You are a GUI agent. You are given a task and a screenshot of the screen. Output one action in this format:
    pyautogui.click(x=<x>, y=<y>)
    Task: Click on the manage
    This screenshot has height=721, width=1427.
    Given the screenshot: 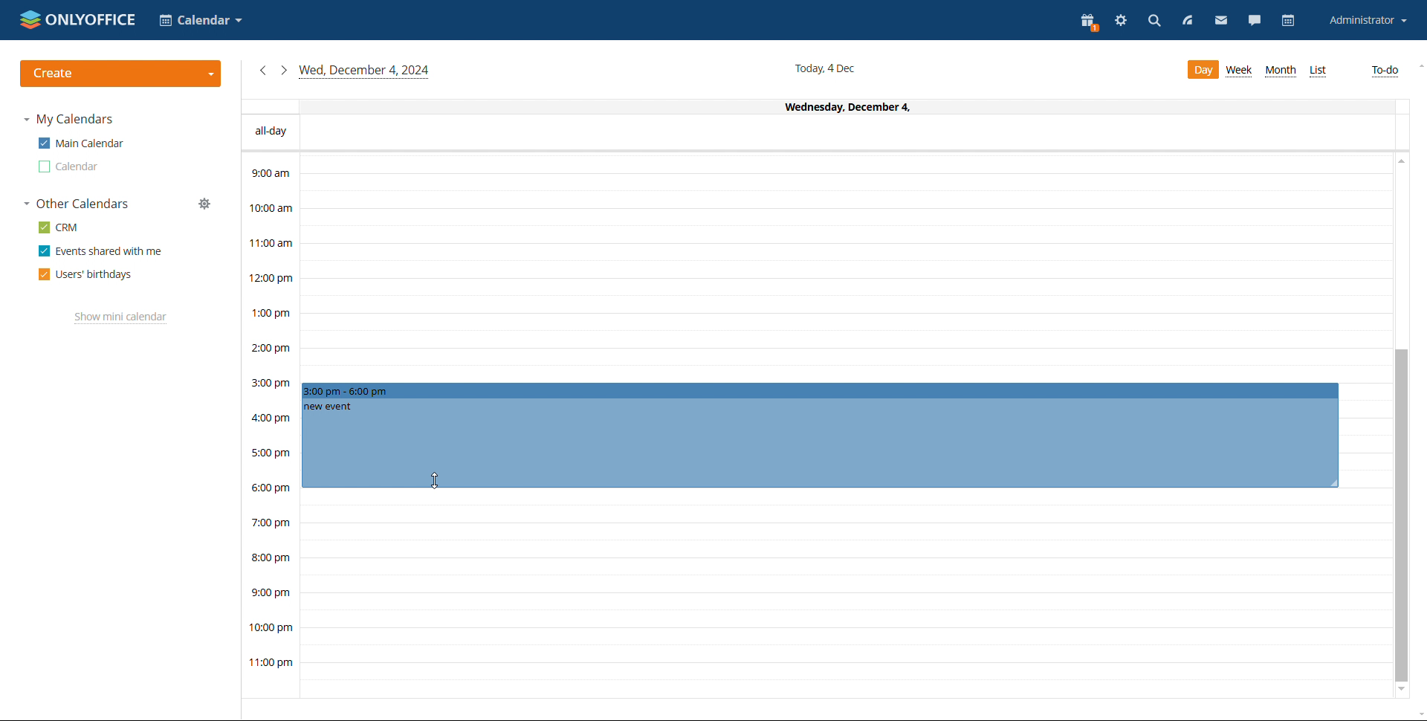 What is the action you would take?
    pyautogui.click(x=204, y=204)
    